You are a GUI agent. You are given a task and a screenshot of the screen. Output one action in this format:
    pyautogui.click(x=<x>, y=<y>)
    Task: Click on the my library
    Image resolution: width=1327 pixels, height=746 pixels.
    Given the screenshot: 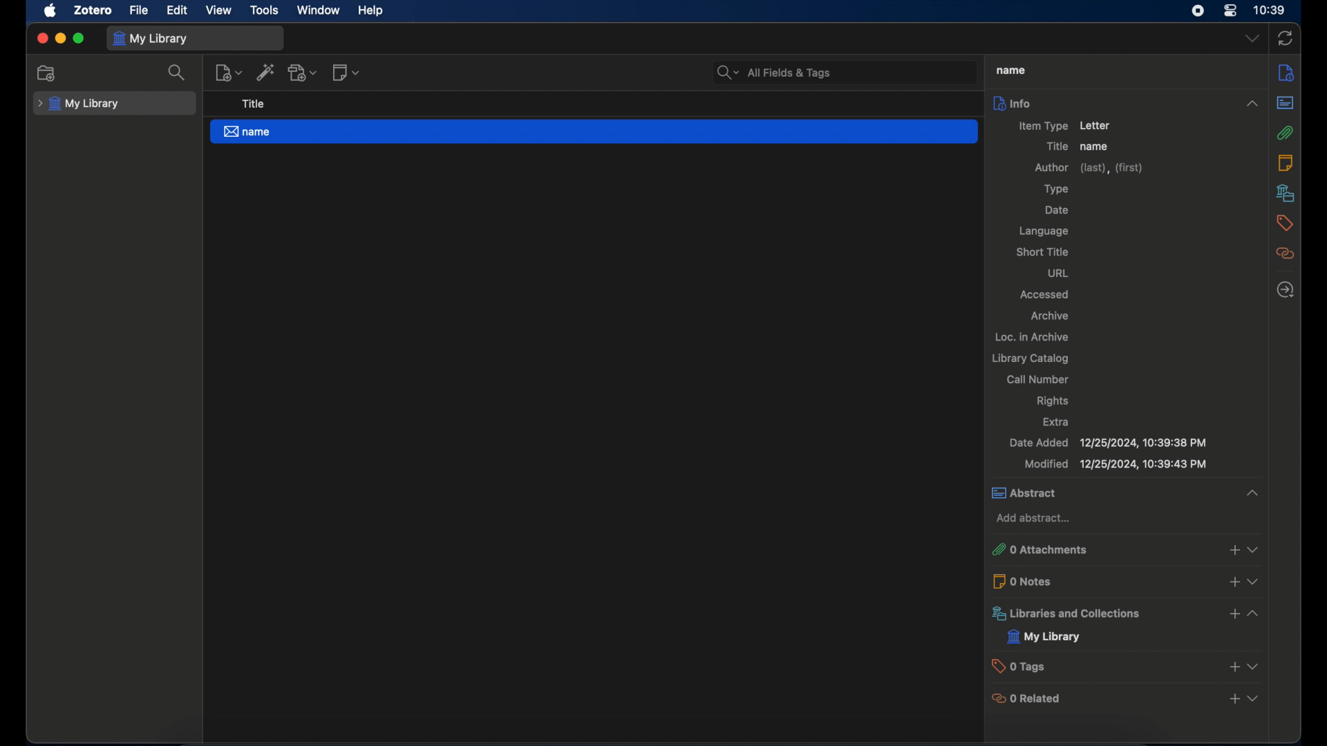 What is the action you would take?
    pyautogui.click(x=78, y=104)
    